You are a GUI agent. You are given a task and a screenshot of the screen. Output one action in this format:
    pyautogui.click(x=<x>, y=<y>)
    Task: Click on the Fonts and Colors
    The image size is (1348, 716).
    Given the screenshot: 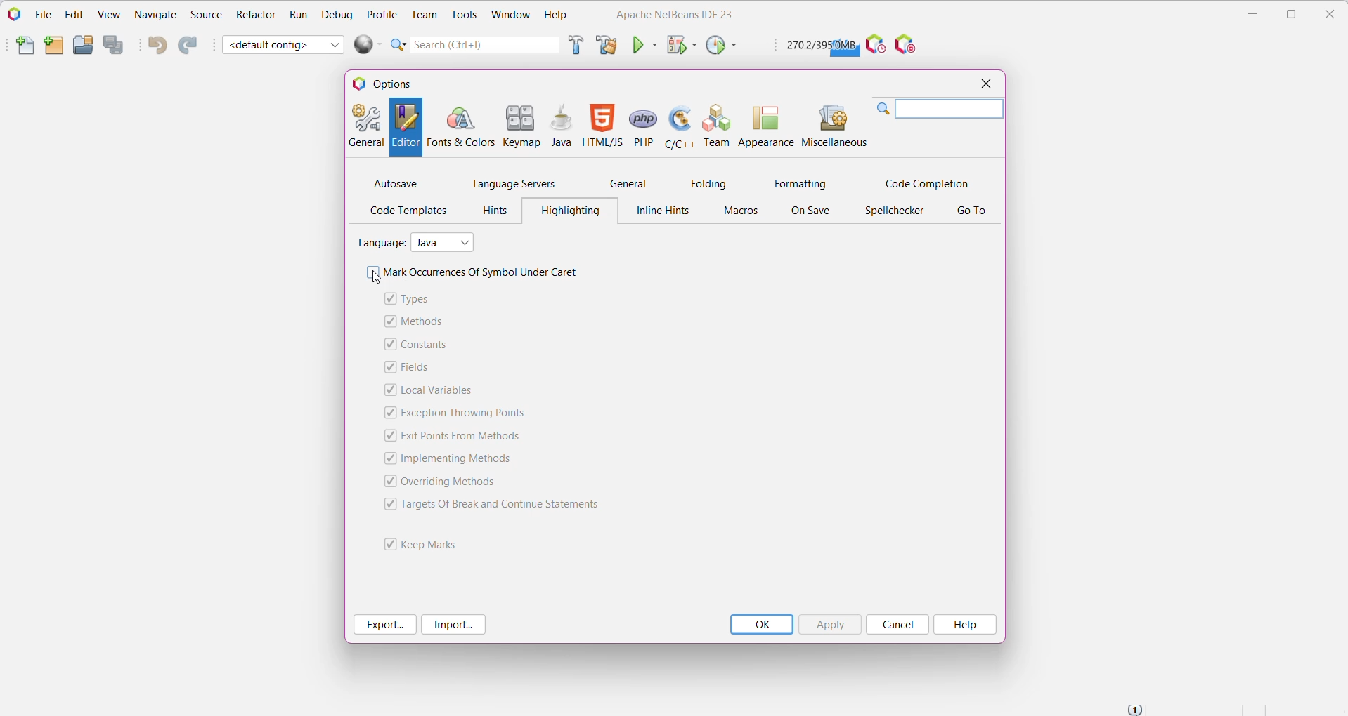 What is the action you would take?
    pyautogui.click(x=460, y=126)
    